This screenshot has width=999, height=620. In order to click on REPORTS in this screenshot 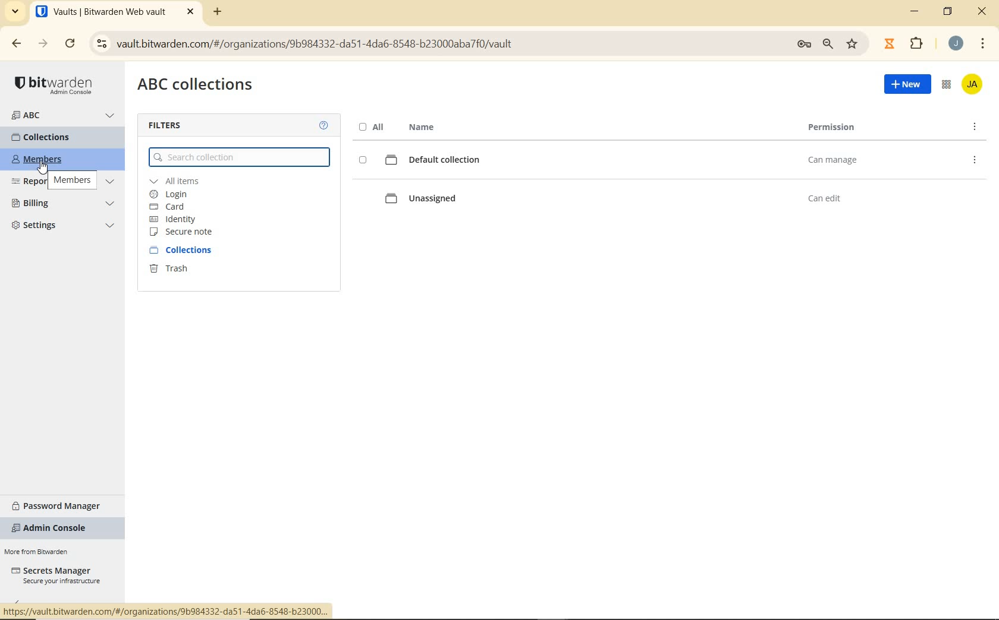, I will do `click(65, 182)`.